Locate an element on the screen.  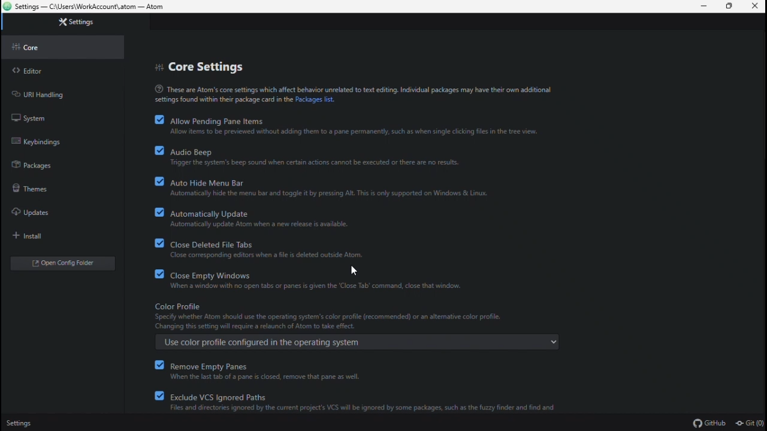
colour profile  is located at coordinates (359, 314).